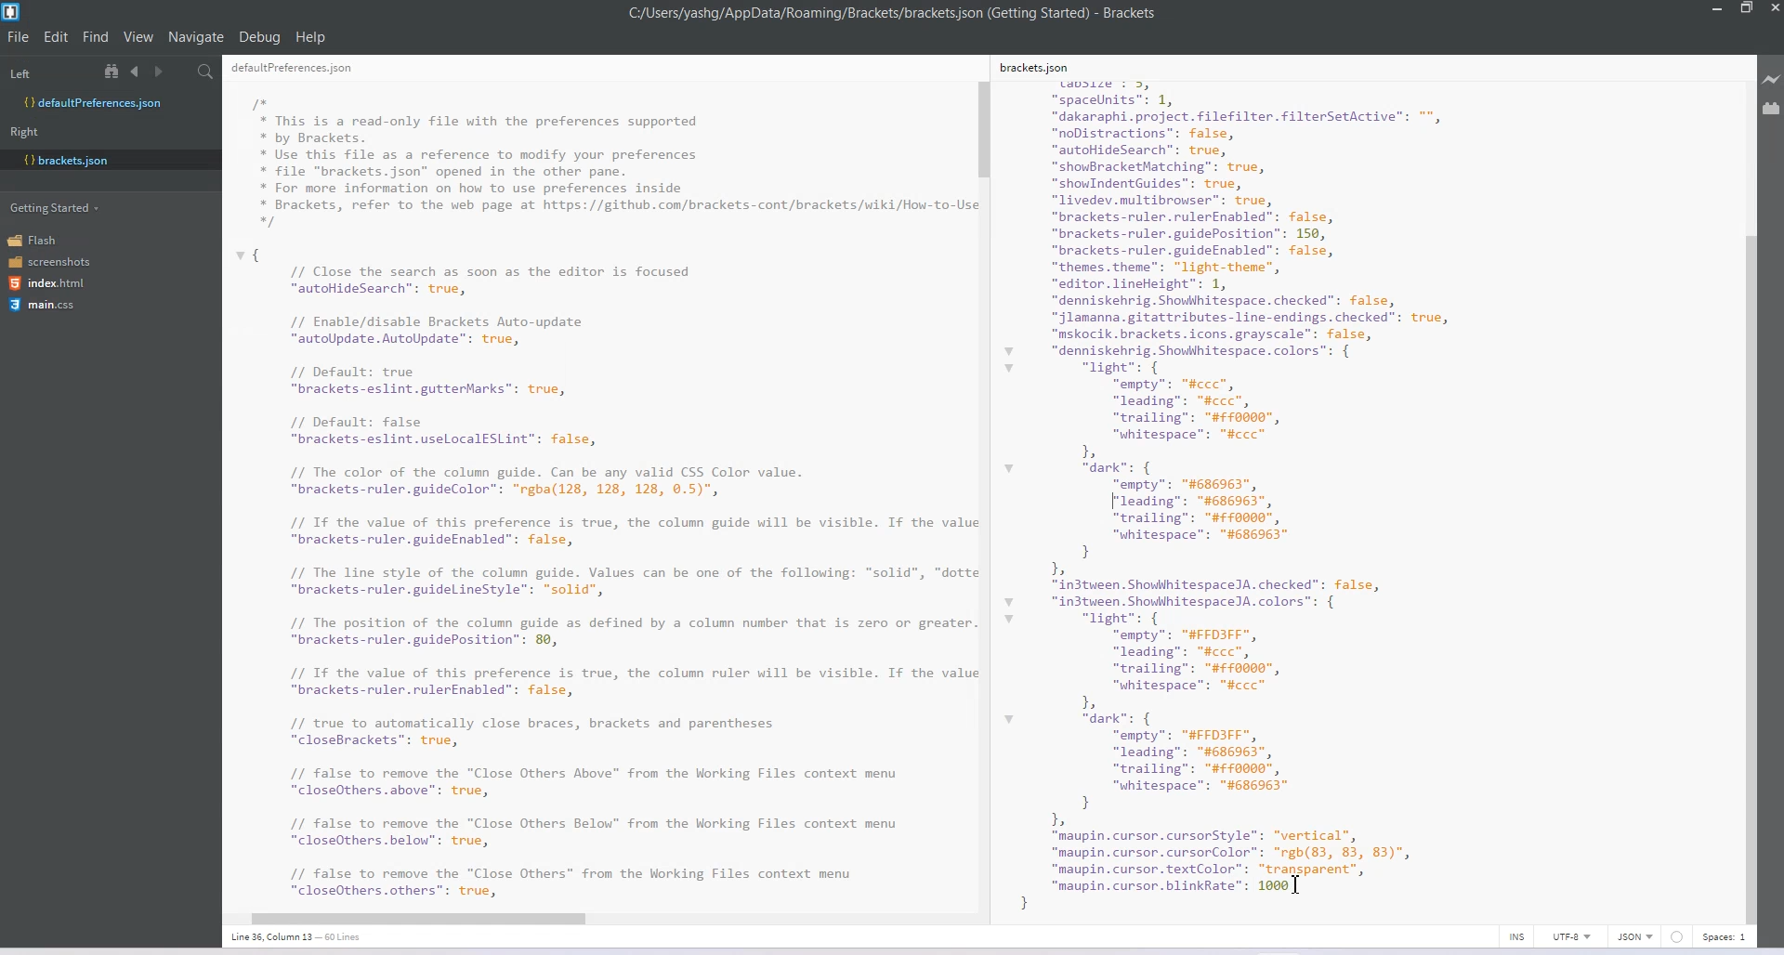  What do you see at coordinates (198, 37) in the screenshot?
I see `Navigate` at bounding box center [198, 37].